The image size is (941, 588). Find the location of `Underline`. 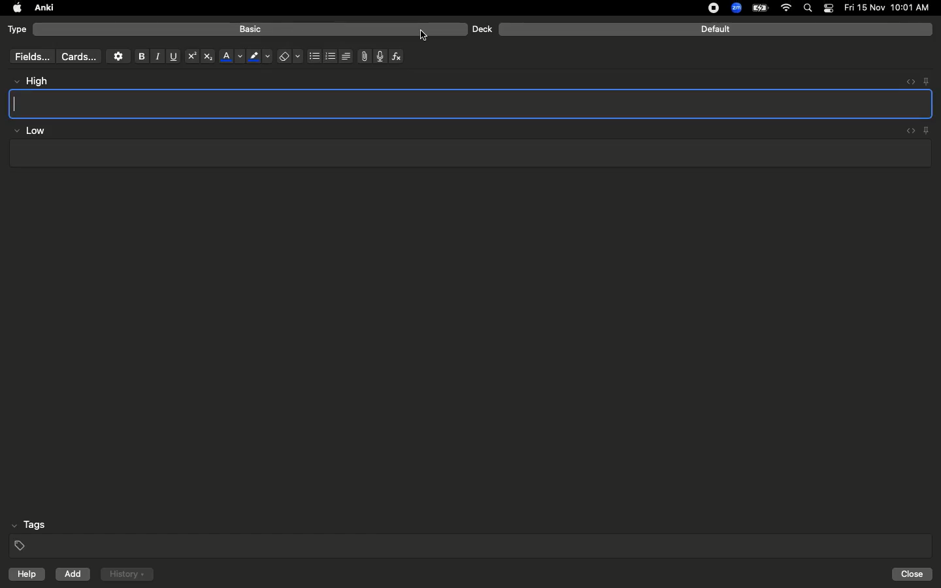

Underline is located at coordinates (173, 57).